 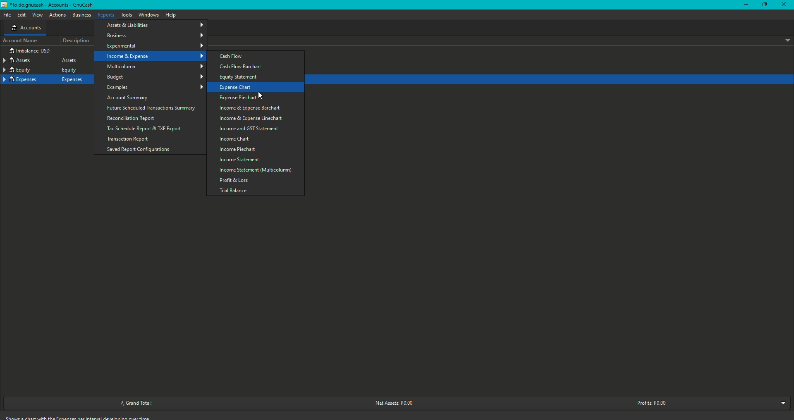 I want to click on Grand Total, so click(x=140, y=402).